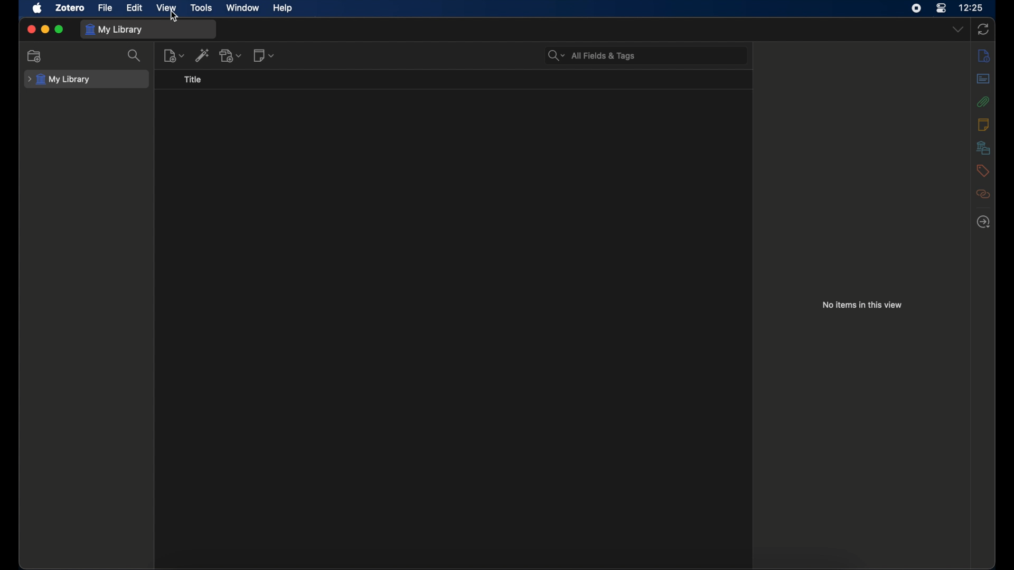 This screenshot has width=1014, height=570. I want to click on maximize, so click(60, 30).